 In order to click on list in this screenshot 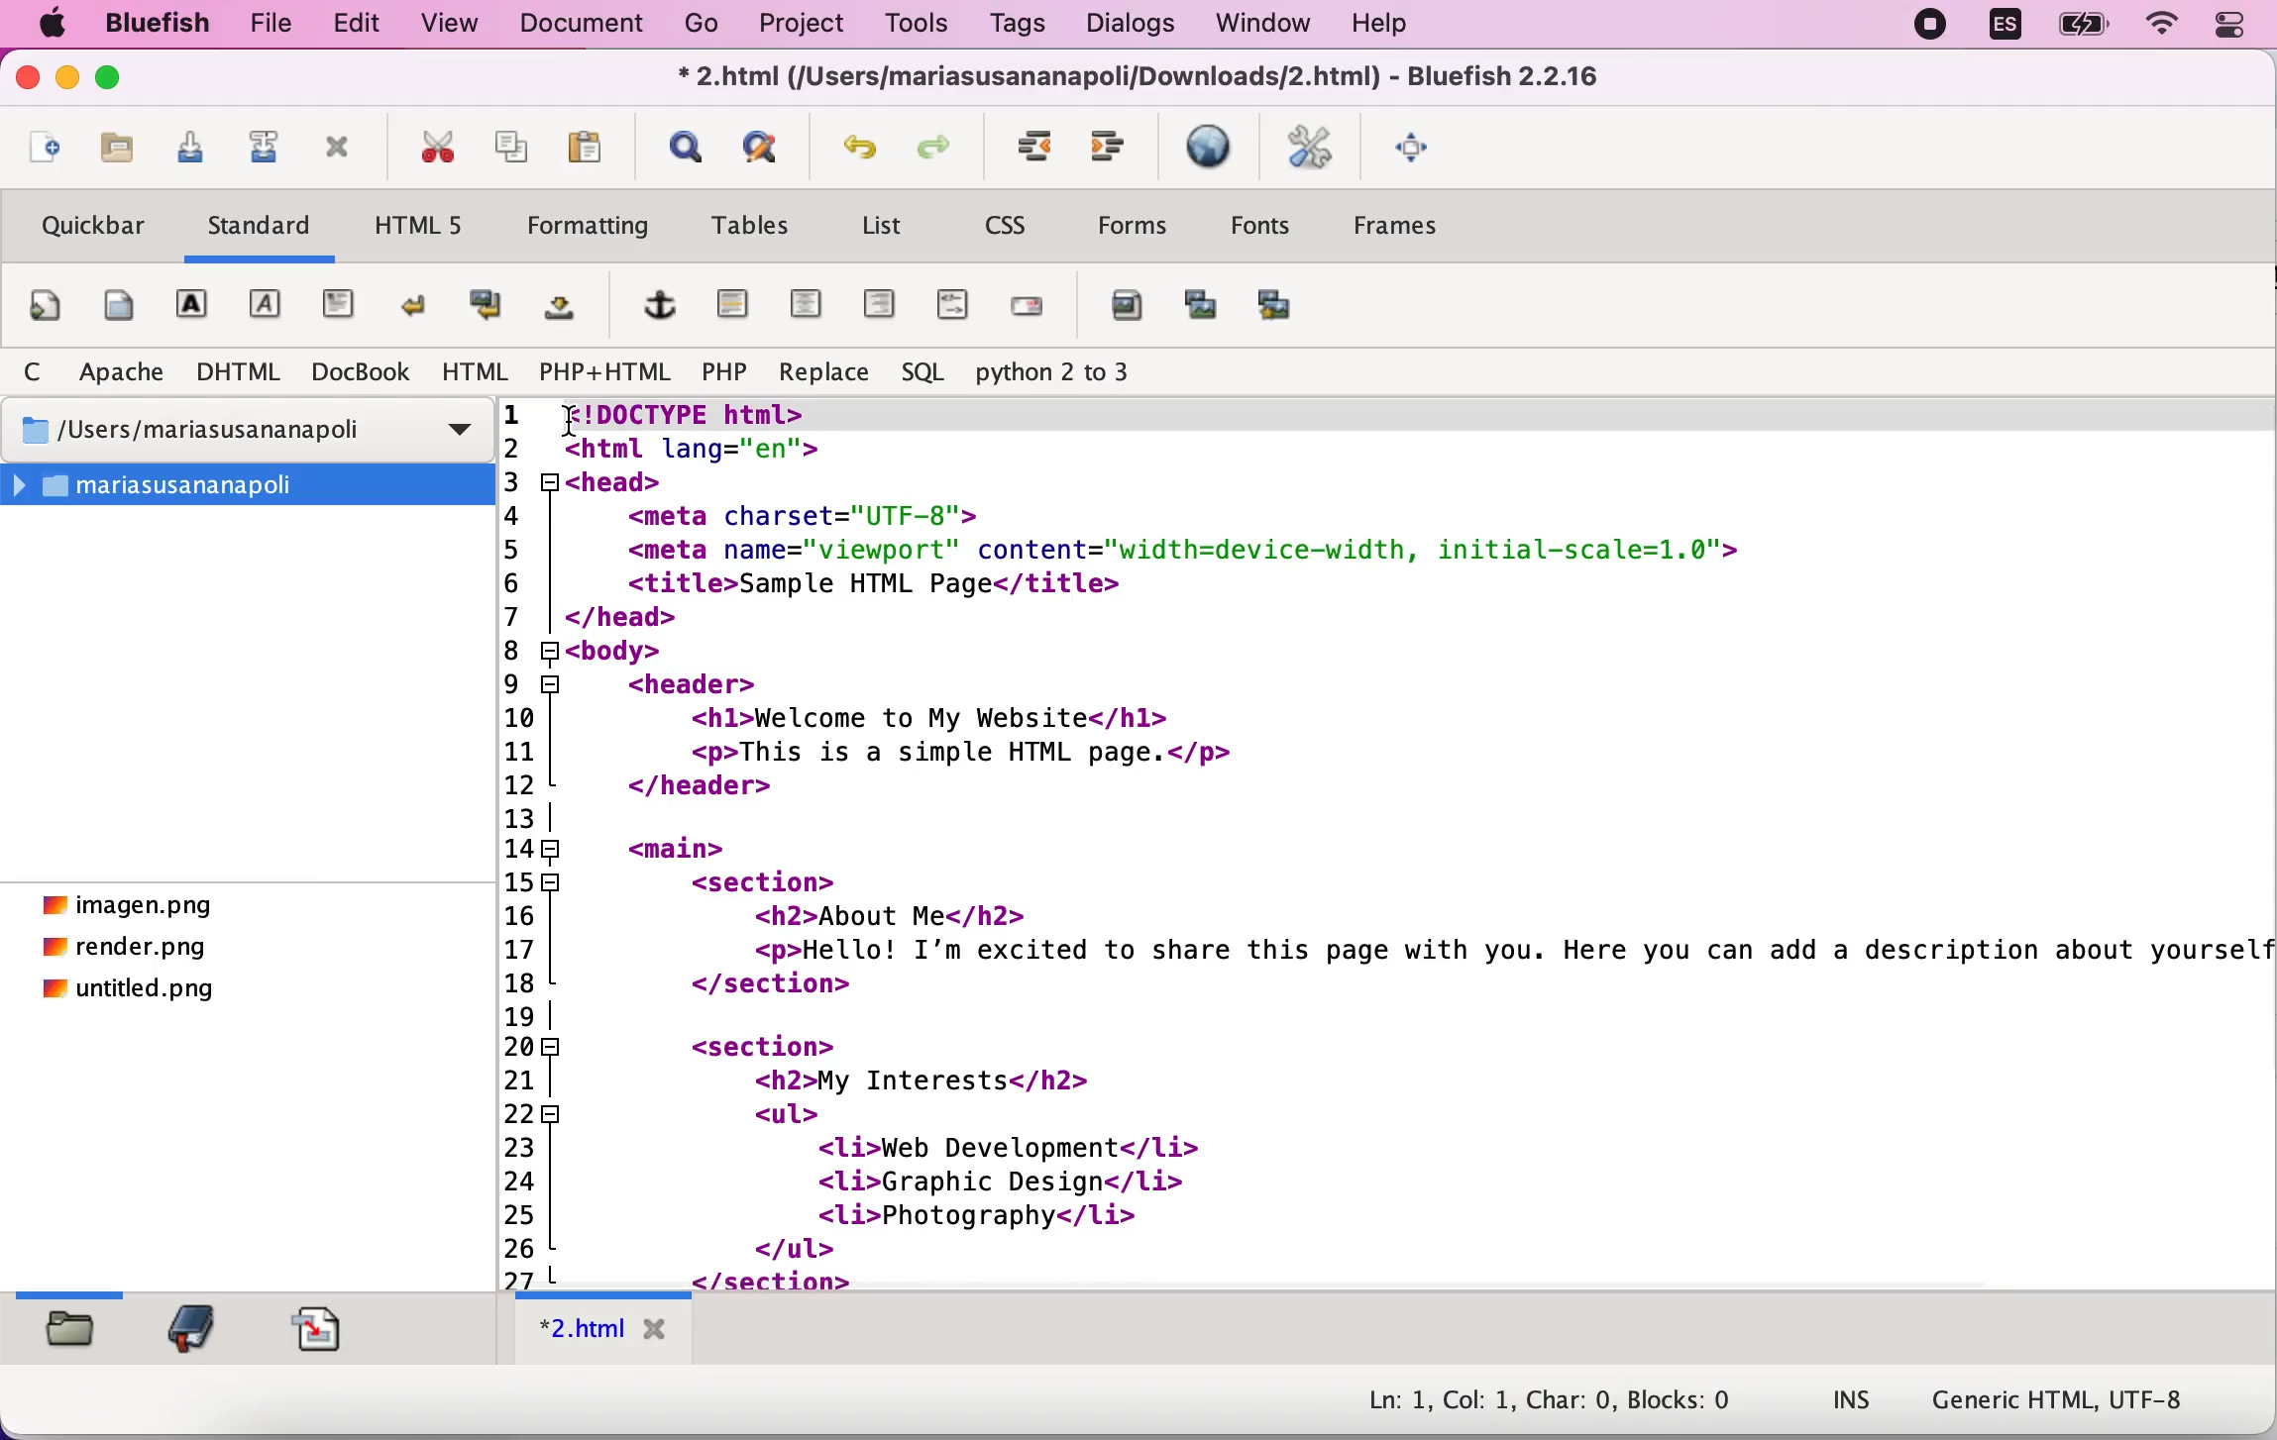, I will do `click(882, 229)`.